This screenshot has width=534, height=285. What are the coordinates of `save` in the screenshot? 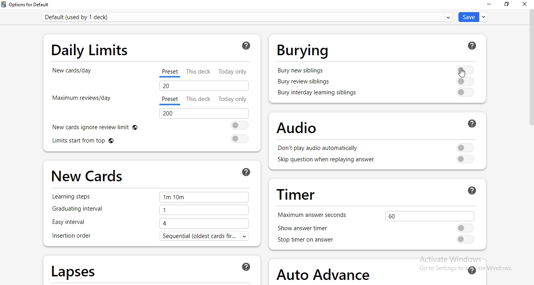 It's located at (472, 17).